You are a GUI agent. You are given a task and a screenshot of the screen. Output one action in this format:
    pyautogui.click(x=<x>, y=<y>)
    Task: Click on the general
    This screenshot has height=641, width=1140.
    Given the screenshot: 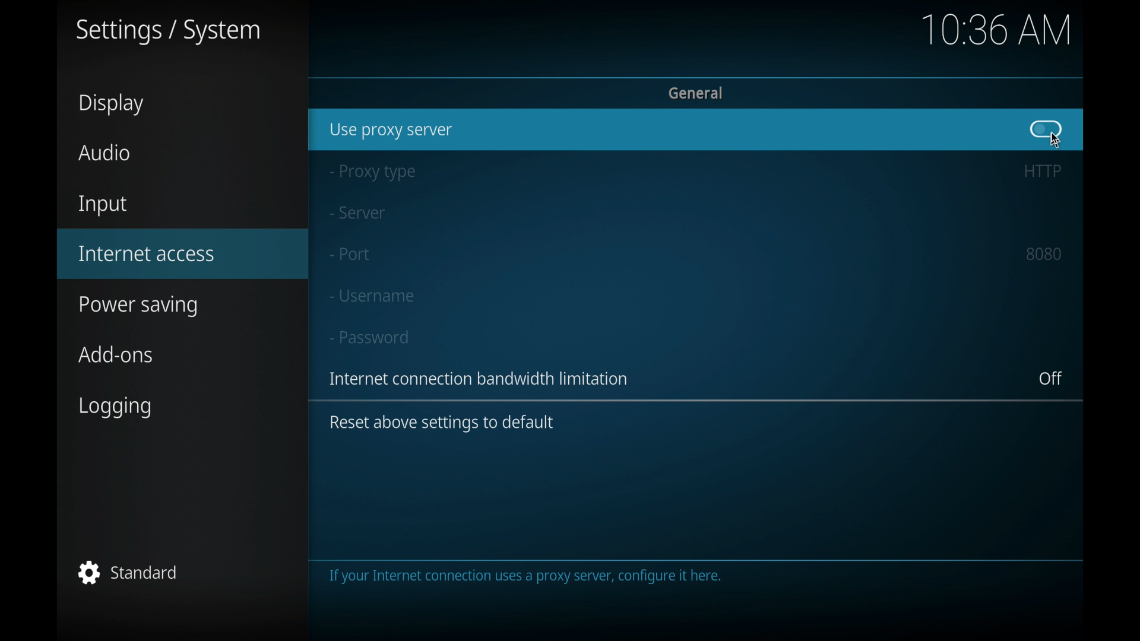 What is the action you would take?
    pyautogui.click(x=697, y=92)
    